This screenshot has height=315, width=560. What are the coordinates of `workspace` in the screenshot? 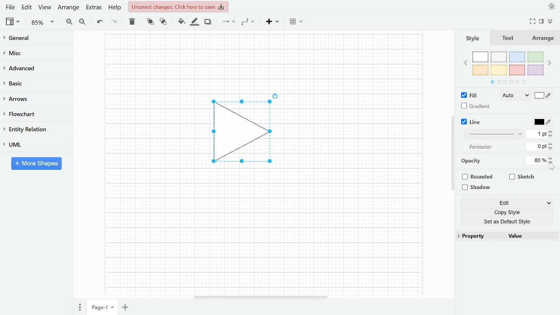 It's located at (263, 59).